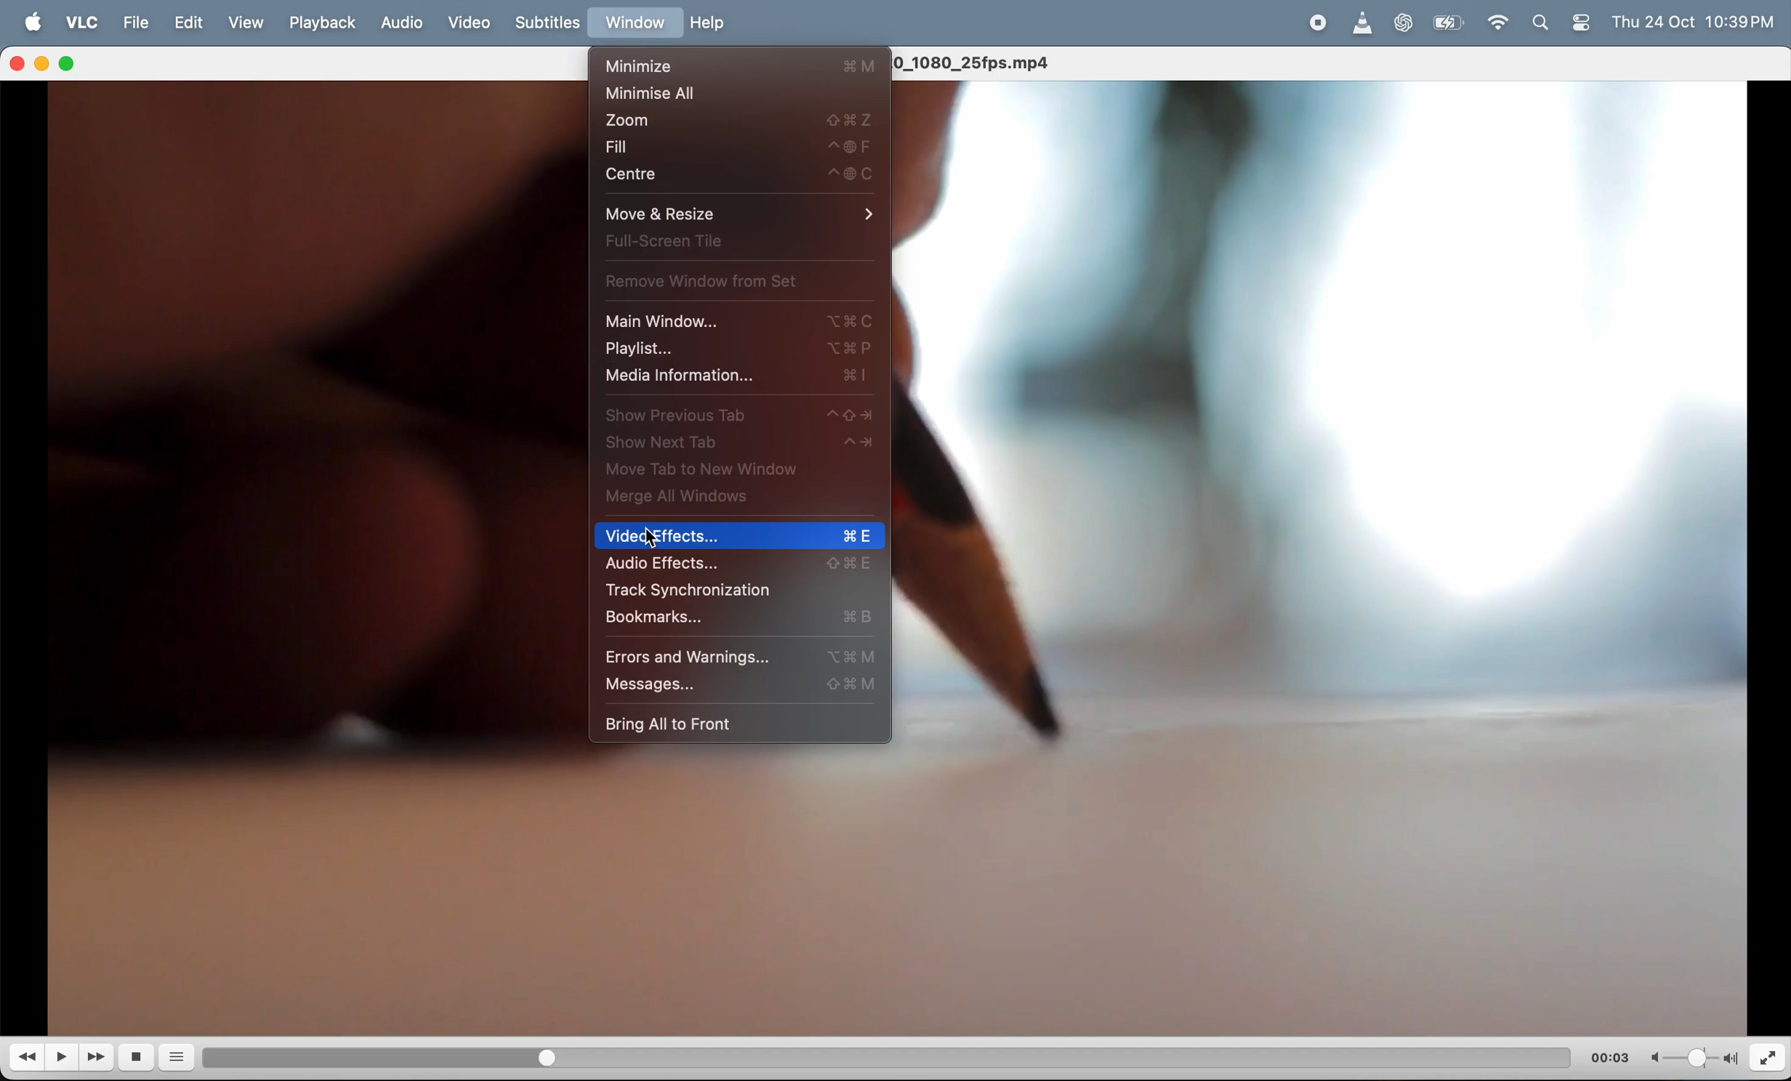 The width and height of the screenshot is (1791, 1081). I want to click on Subtitles, so click(551, 23).